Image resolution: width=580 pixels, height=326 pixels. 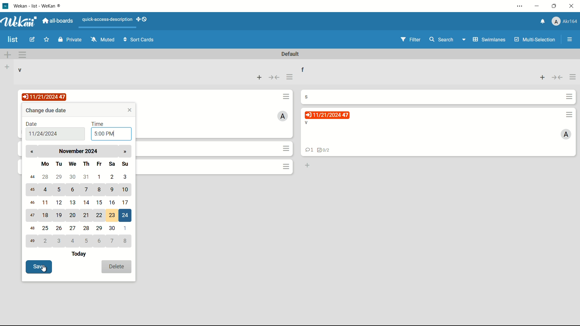 What do you see at coordinates (39, 5) in the screenshot?
I see `wekan - list - wekan` at bounding box center [39, 5].